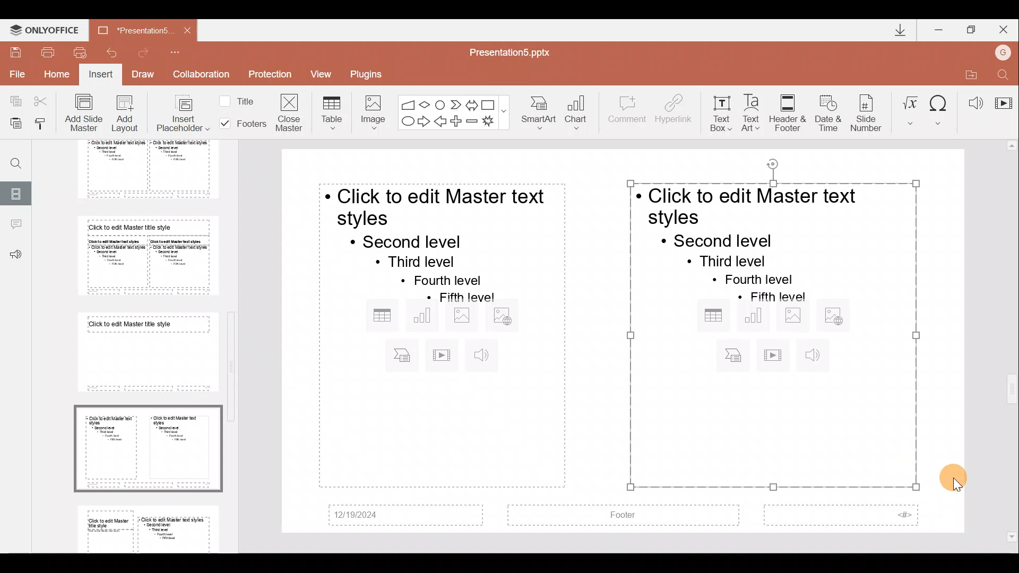 The width and height of the screenshot is (1019, 573). Describe the element at coordinates (454, 103) in the screenshot. I see `Chevron` at that location.